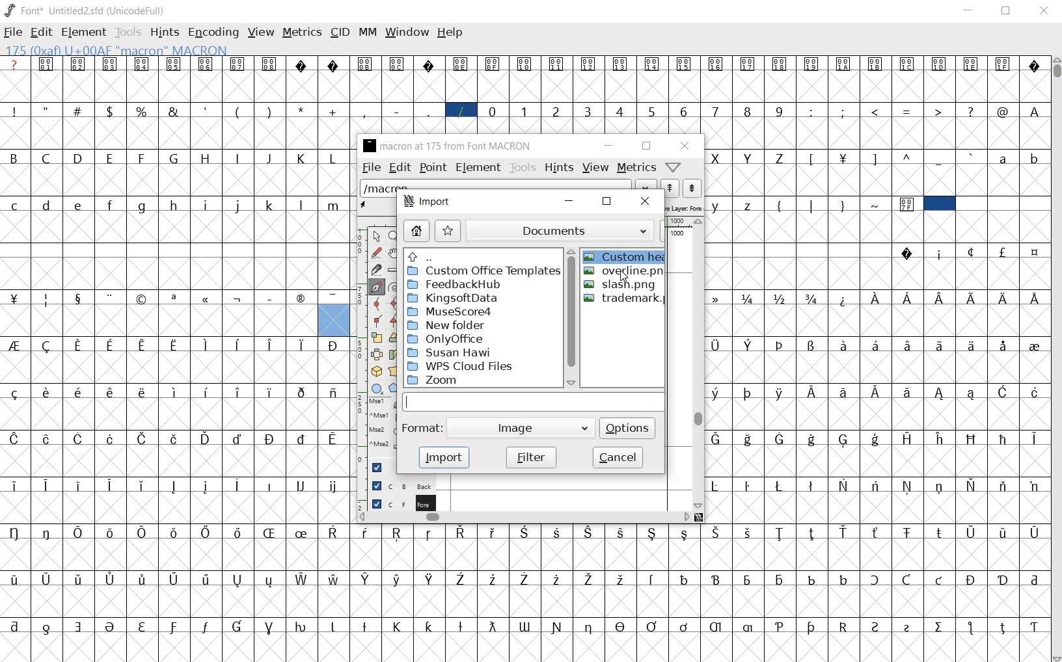  I want to click on Z, so click(781, 157).